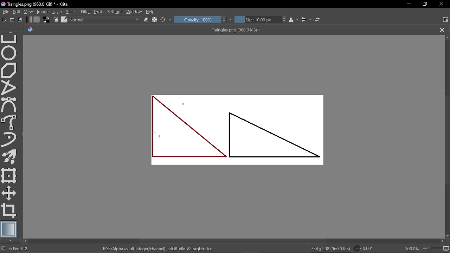 This screenshot has height=253, width=450. What do you see at coordinates (152, 12) in the screenshot?
I see `Help` at bounding box center [152, 12].